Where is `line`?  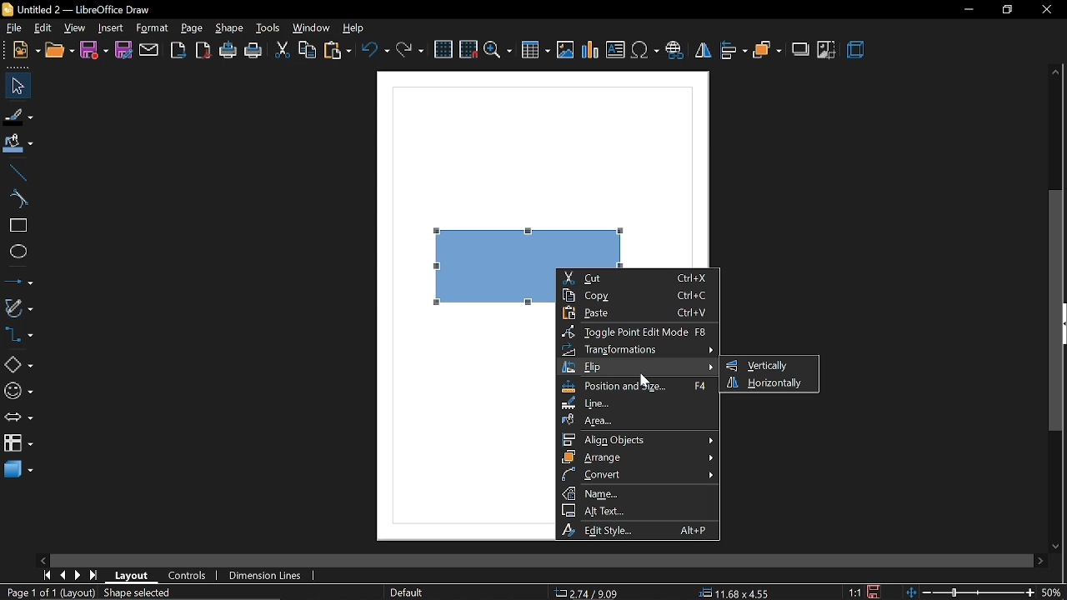
line is located at coordinates (637, 404).